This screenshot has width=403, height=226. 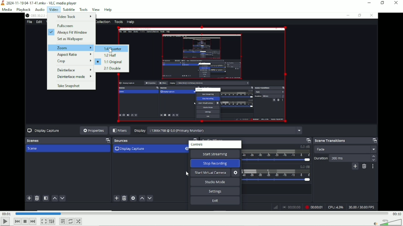 What do you see at coordinates (39, 3) in the screenshot?
I see `title` at bounding box center [39, 3].